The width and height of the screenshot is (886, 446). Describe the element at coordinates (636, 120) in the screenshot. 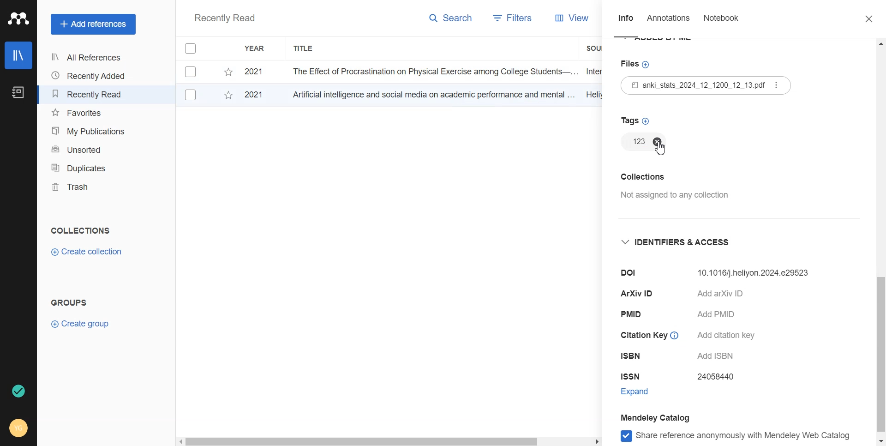

I see `Tags` at that location.